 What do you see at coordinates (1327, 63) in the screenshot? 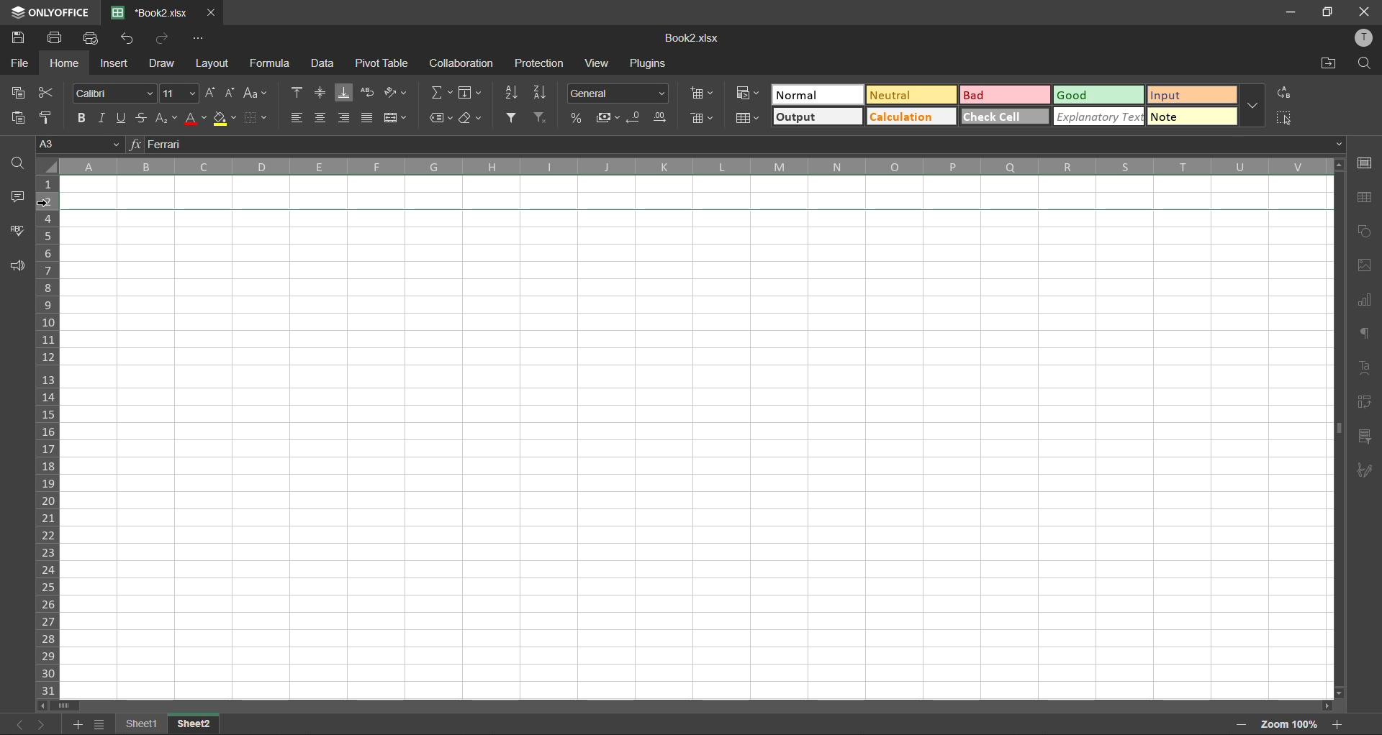
I see `open location` at bounding box center [1327, 63].